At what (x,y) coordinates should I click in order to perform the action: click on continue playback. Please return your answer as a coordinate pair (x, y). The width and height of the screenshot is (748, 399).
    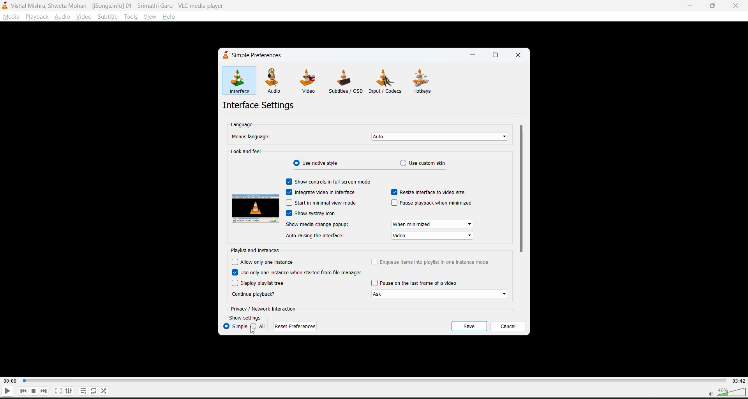
    Looking at the image, I should click on (255, 294).